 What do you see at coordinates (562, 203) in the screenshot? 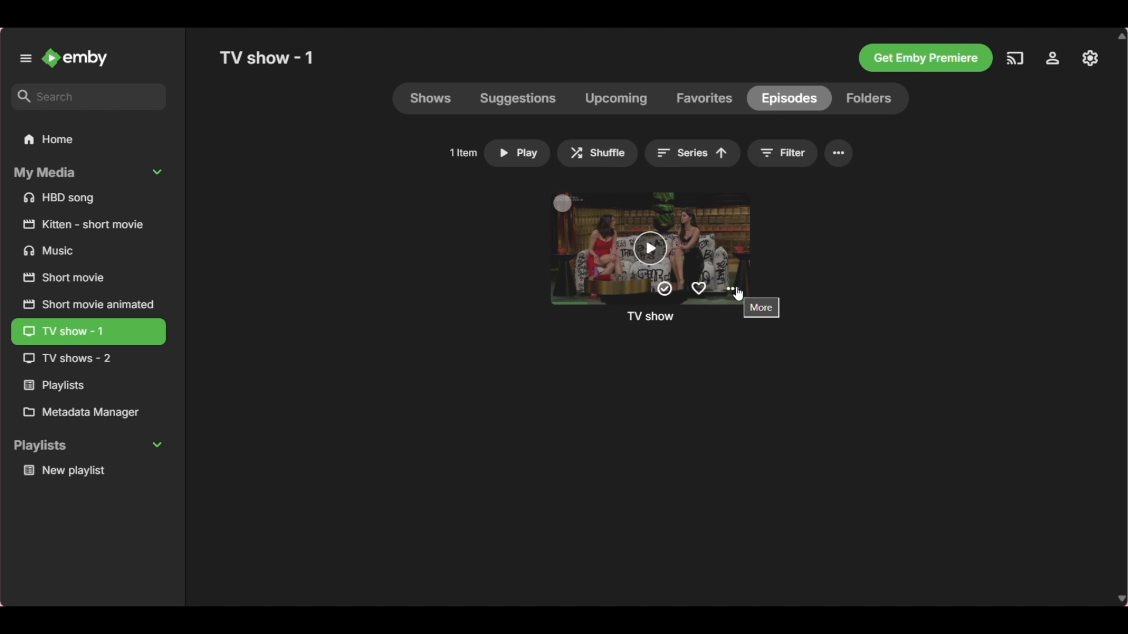
I see `Multi-select` at bounding box center [562, 203].